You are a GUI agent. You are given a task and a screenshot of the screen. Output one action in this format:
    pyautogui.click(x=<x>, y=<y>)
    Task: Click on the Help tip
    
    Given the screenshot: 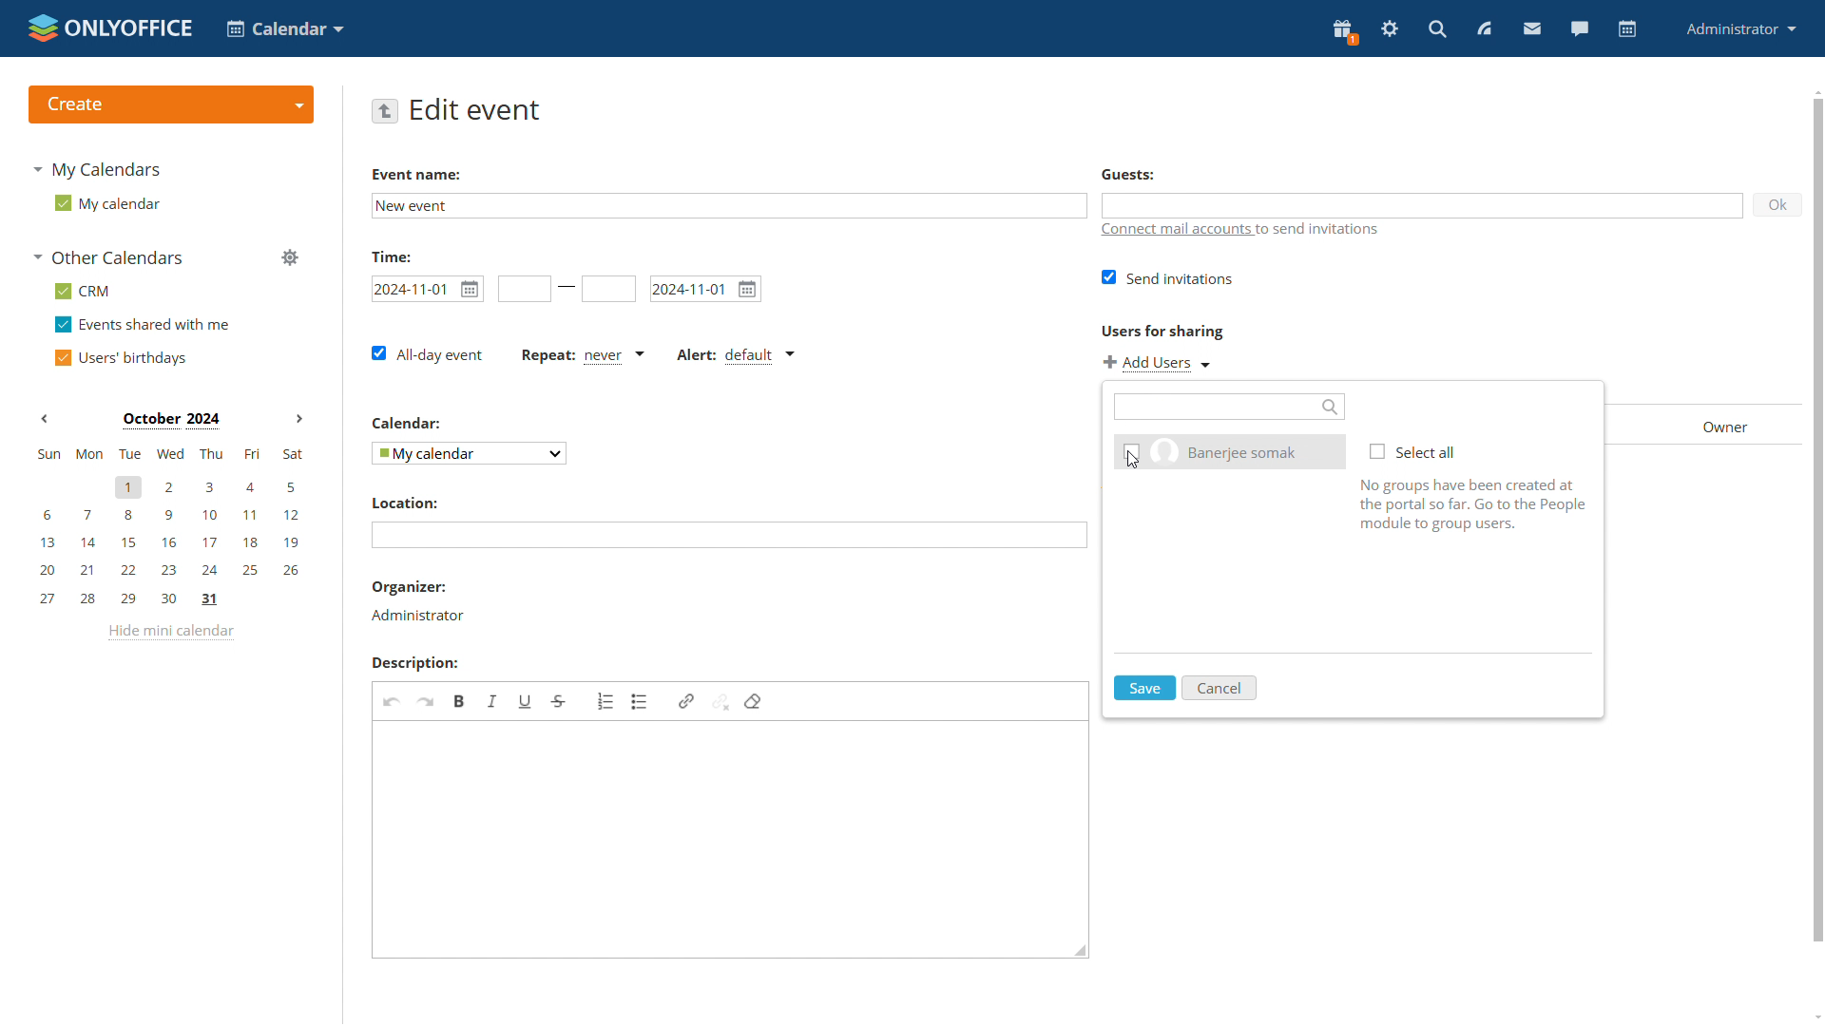 What is the action you would take?
    pyautogui.click(x=1473, y=511)
    